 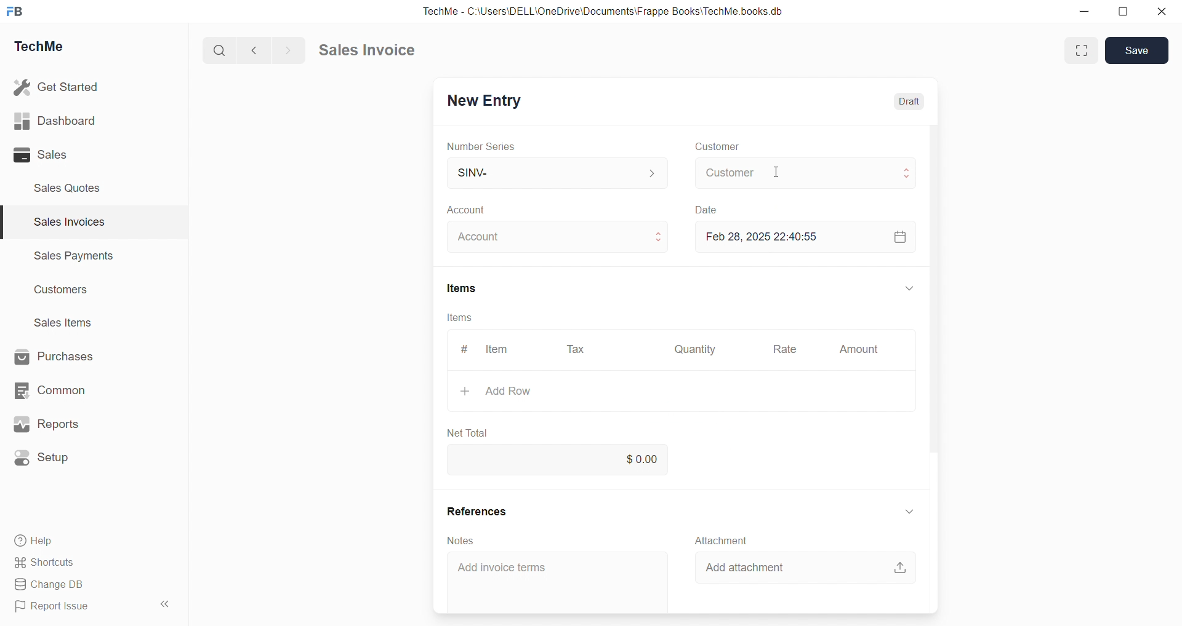 I want to click on Purchases, so click(x=54, y=356).